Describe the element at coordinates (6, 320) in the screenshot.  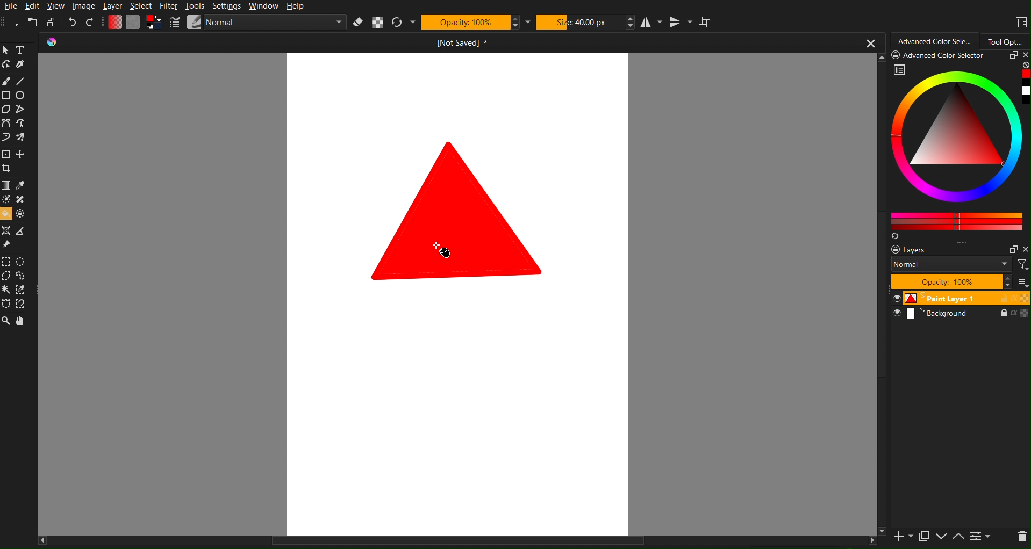
I see `Zoom` at that location.